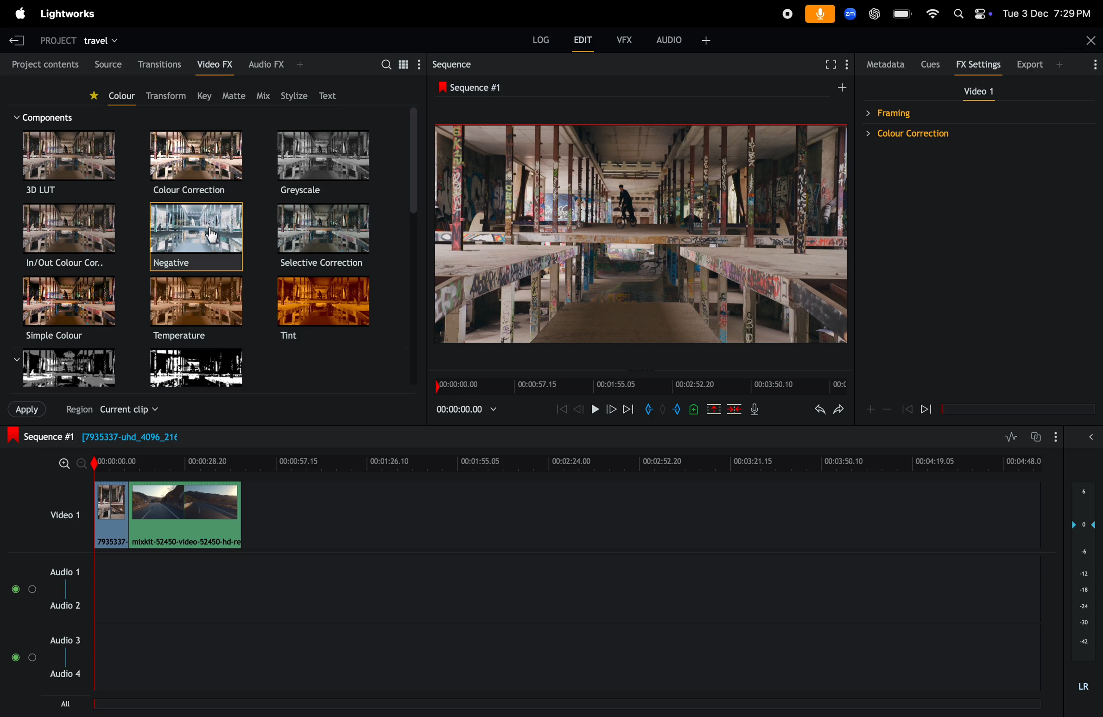  I want to click on audio 3, so click(67, 640).